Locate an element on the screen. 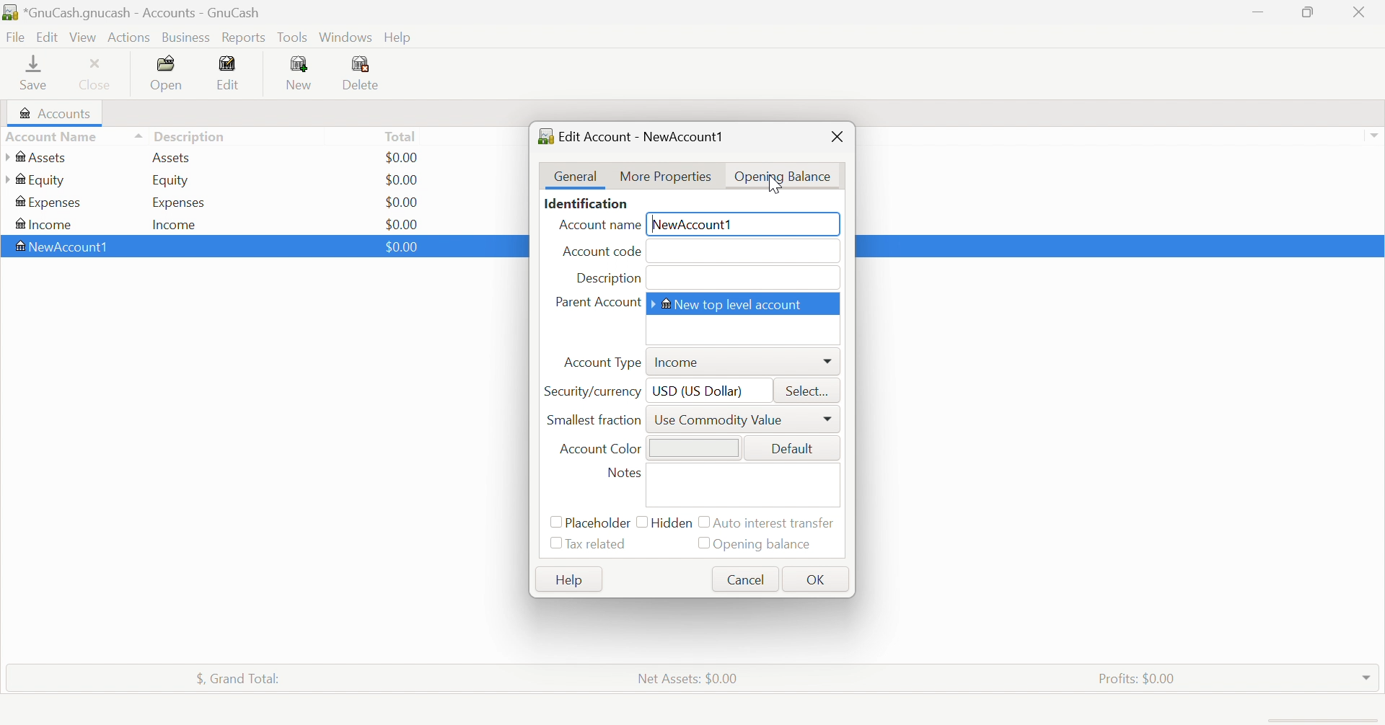 The height and width of the screenshot is (725, 1385). Actions is located at coordinates (130, 37).